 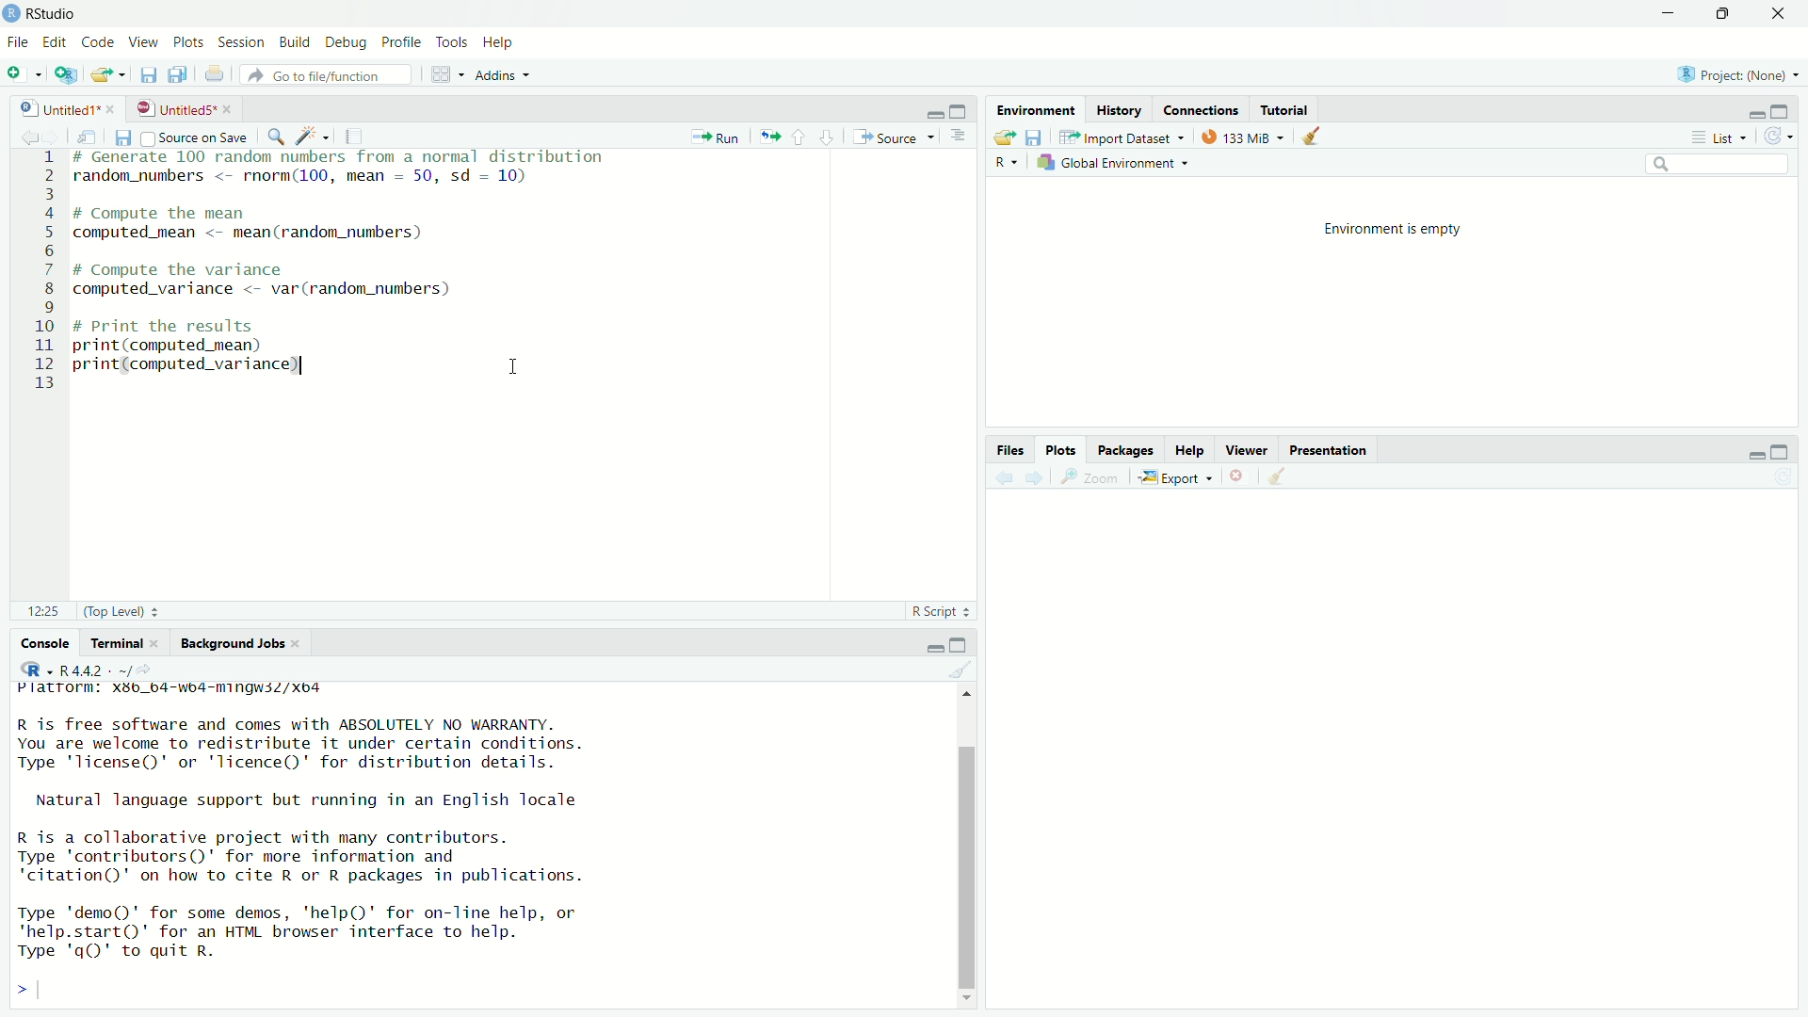 I want to click on code, so click(x=98, y=42).